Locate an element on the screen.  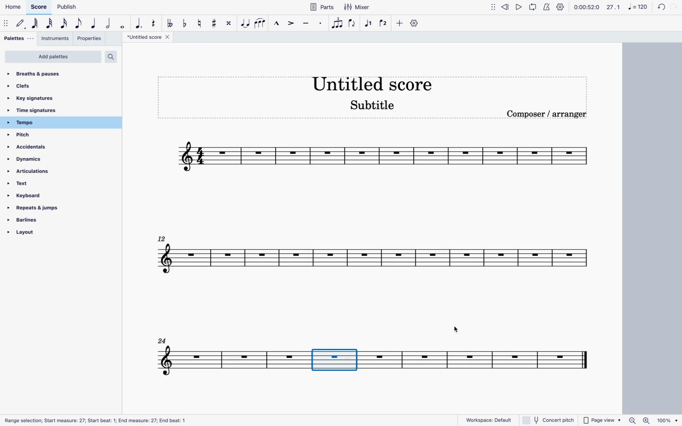
breaths & pauses is located at coordinates (36, 74).